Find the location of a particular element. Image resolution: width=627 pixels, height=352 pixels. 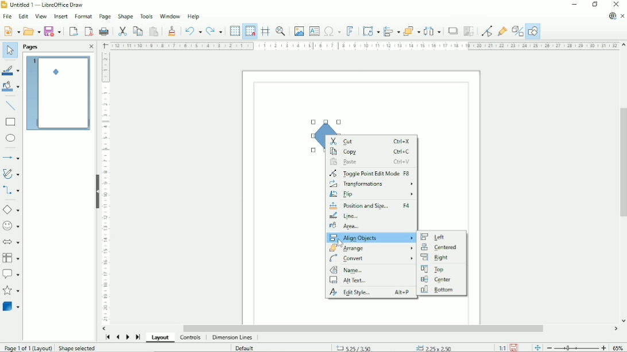

Basic shapes is located at coordinates (12, 210).